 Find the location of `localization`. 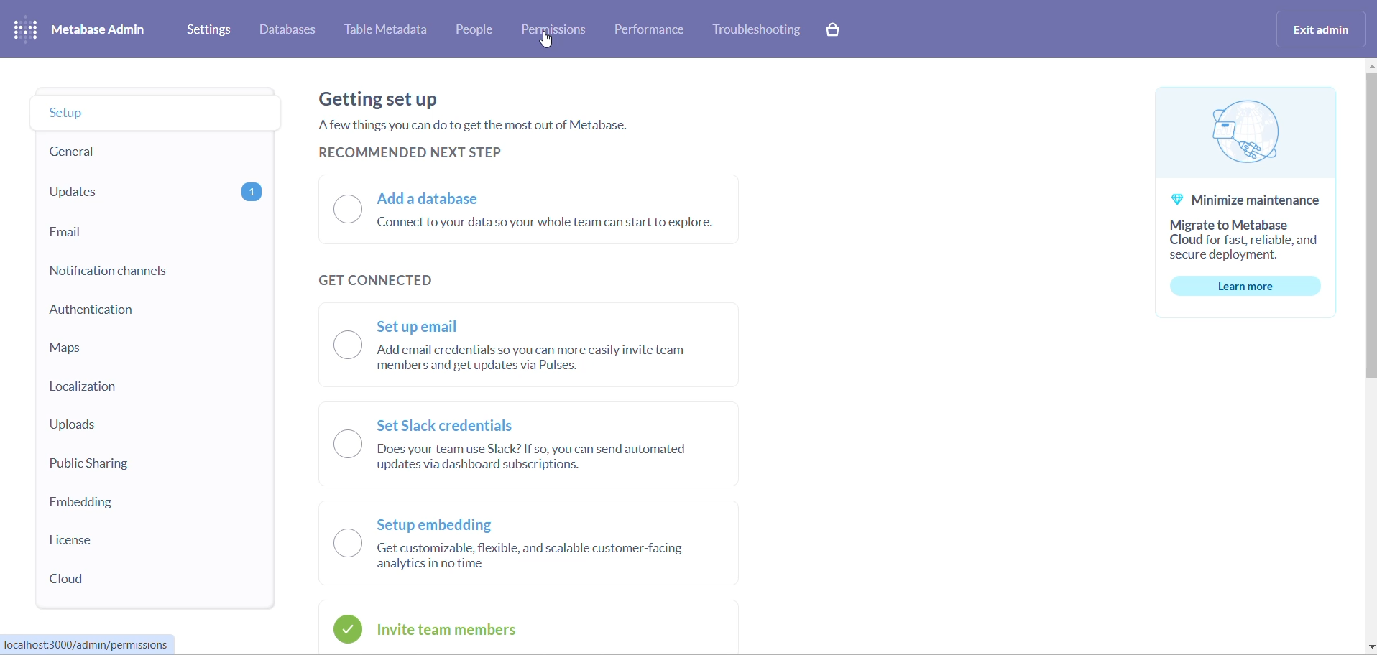

localization is located at coordinates (127, 389).